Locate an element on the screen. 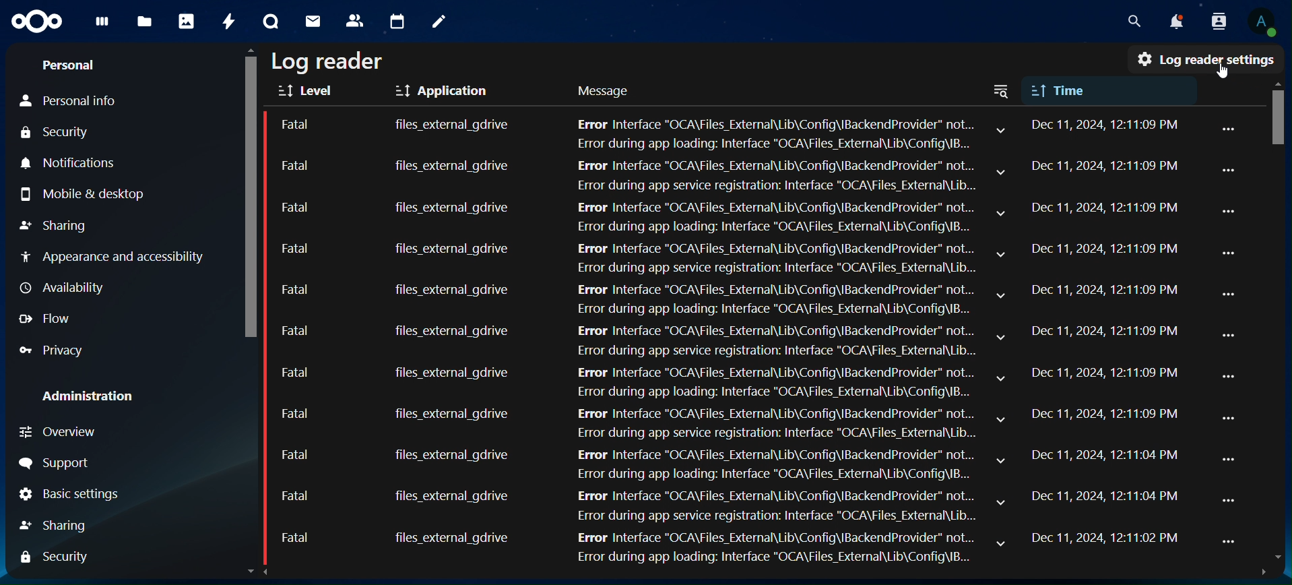 This screenshot has width=1292, height=585. level is located at coordinates (310, 91).